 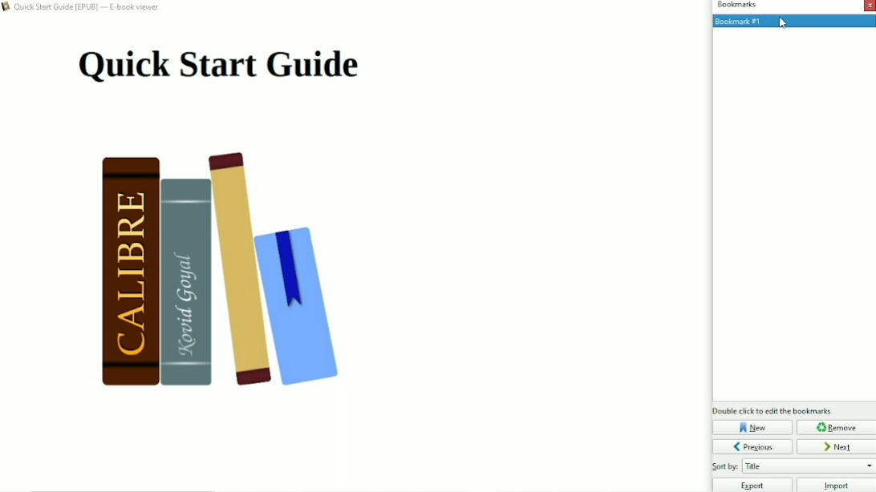 I want to click on Remove, so click(x=837, y=428).